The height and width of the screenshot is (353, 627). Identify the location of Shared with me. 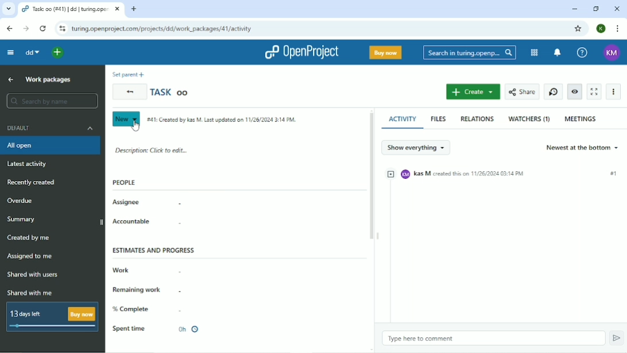
(32, 293).